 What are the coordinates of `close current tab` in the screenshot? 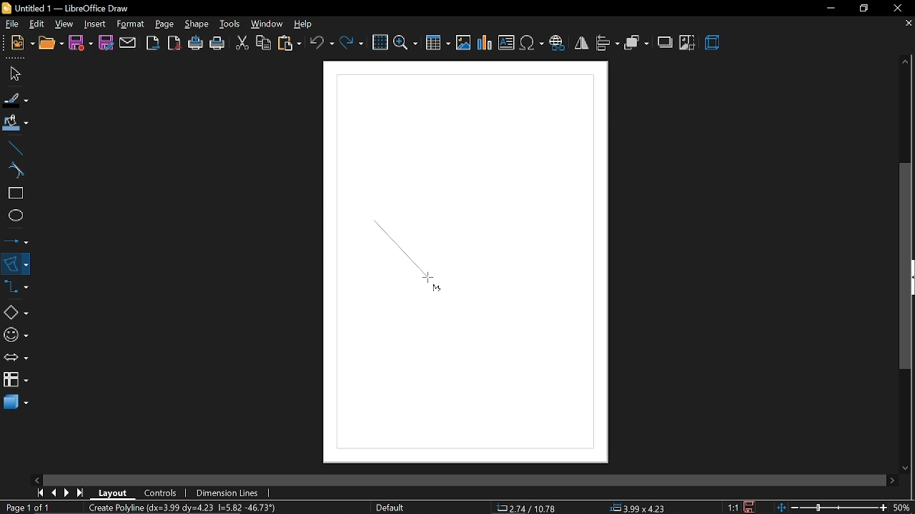 It's located at (906, 24).